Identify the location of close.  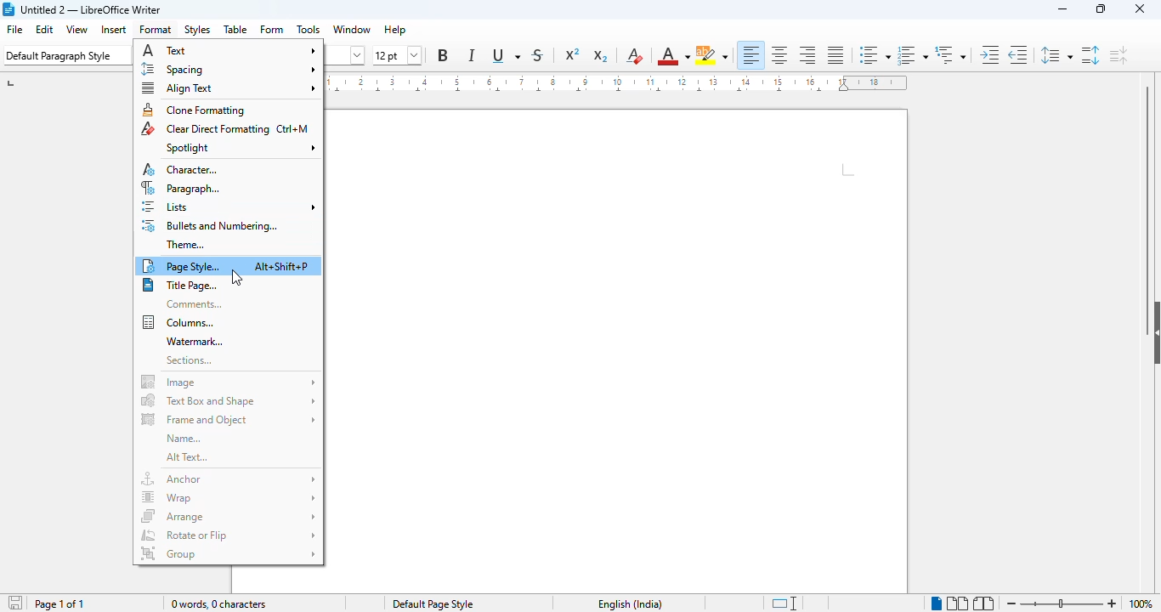
(1139, 8).